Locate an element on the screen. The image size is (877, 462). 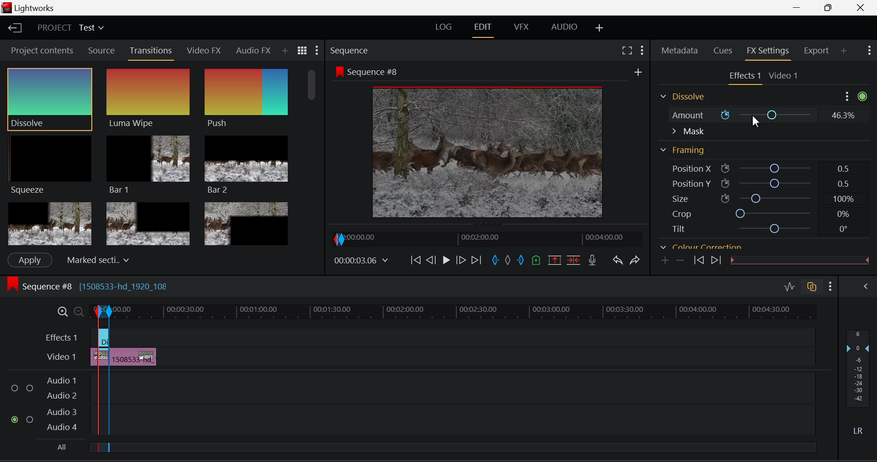
Timeline Zoom In is located at coordinates (60, 311).